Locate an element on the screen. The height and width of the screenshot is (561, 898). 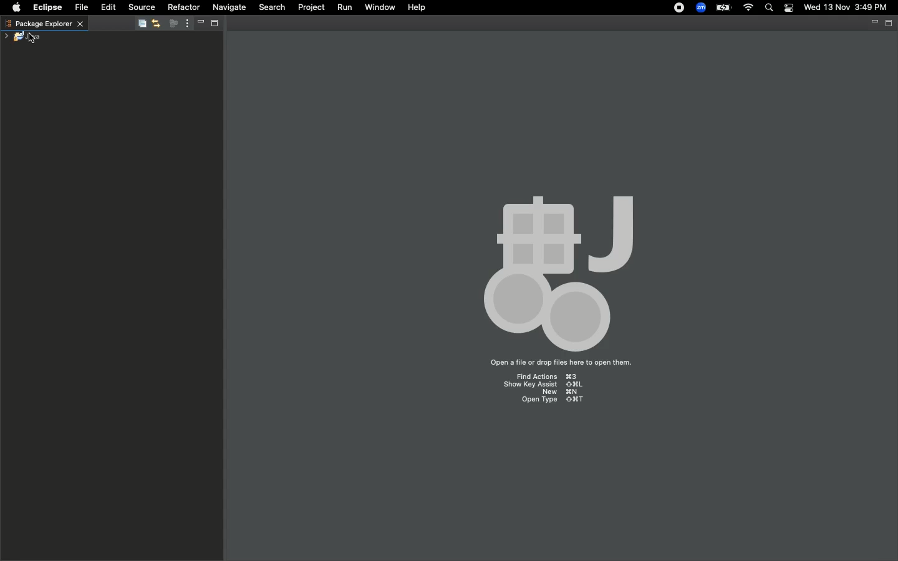
Help is located at coordinates (416, 7).